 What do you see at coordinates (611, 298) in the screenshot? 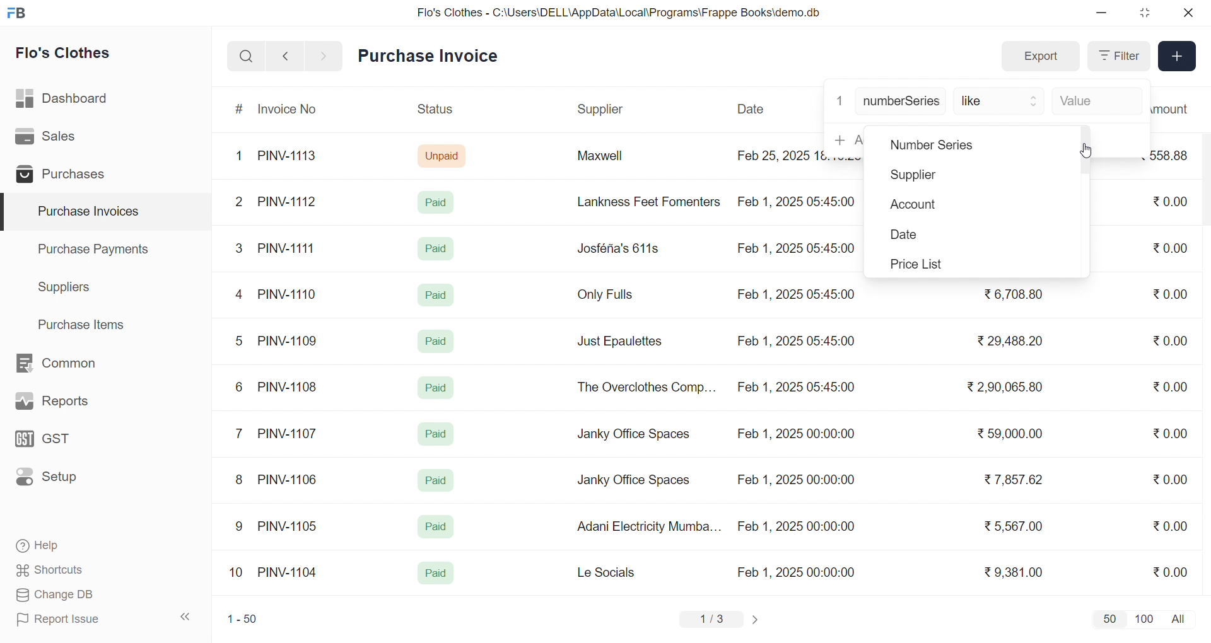
I see `Only Fulls` at bounding box center [611, 298].